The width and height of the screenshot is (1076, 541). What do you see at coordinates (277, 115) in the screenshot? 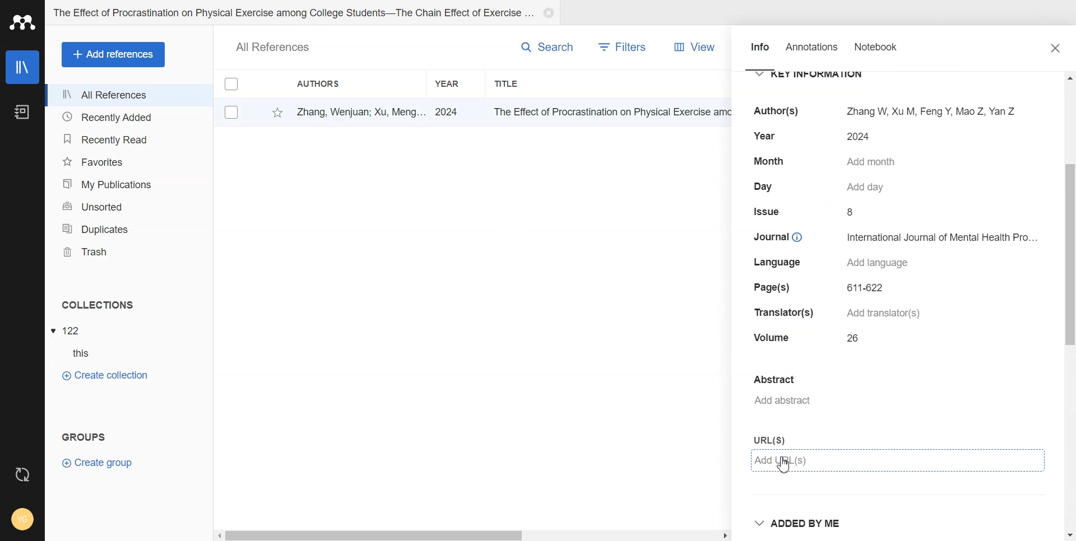
I see `Favorite` at bounding box center [277, 115].